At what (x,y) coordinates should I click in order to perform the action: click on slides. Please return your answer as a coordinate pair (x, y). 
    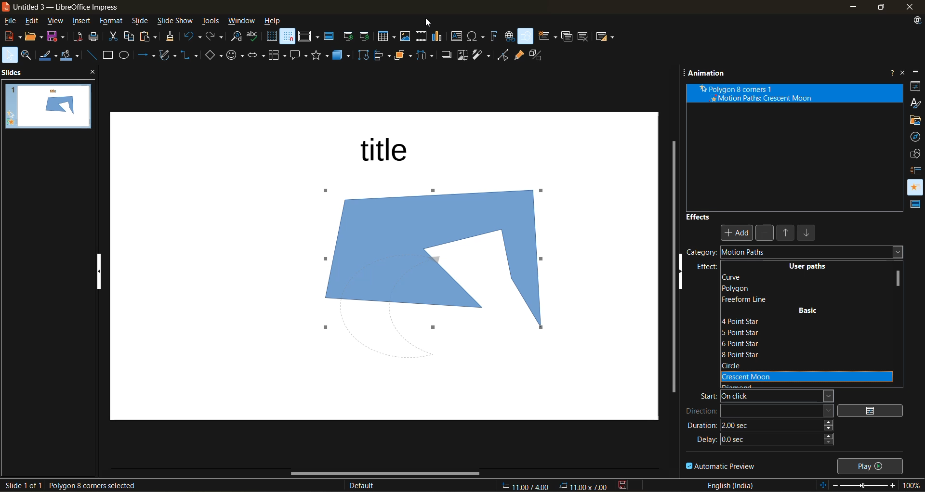
    Looking at the image, I should click on (53, 106).